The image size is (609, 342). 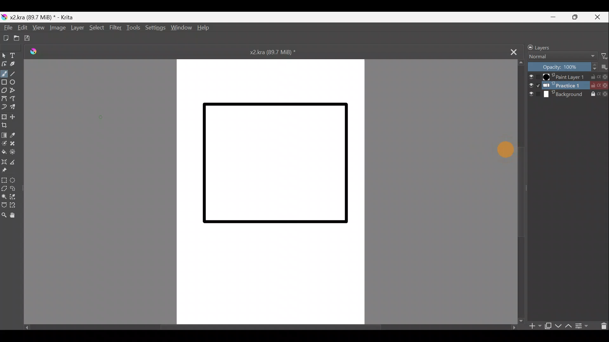 I want to click on Add layer, so click(x=535, y=326).